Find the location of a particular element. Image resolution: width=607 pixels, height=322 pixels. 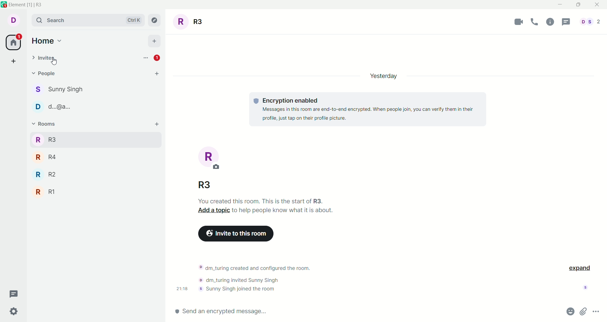

add topic is located at coordinates (212, 210).